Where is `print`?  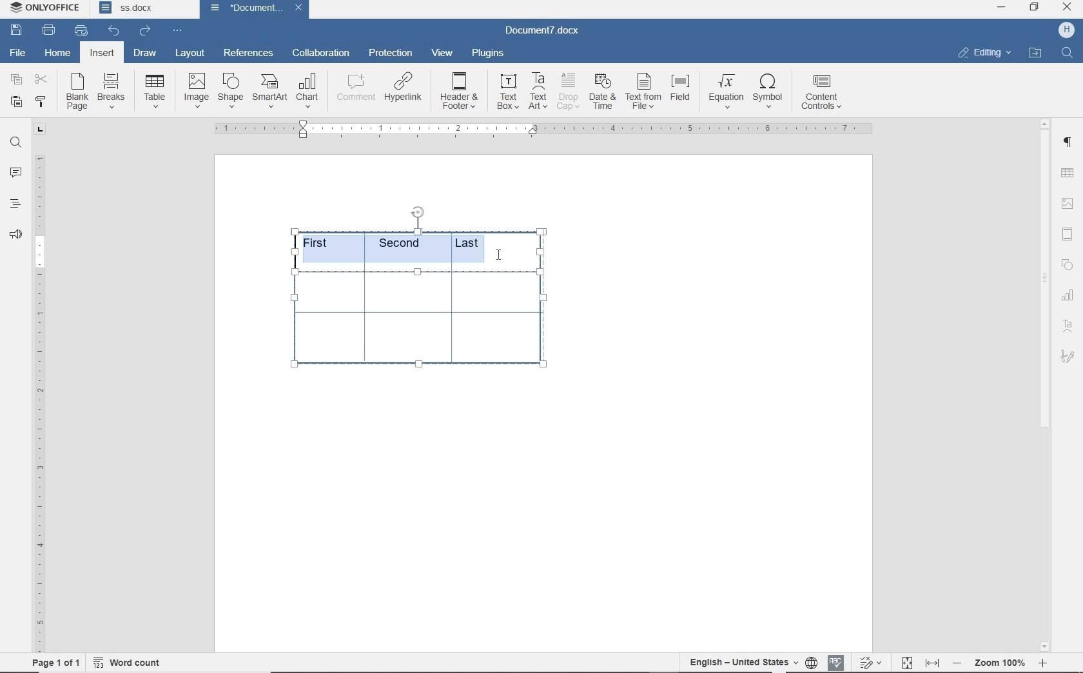
print is located at coordinates (49, 30).